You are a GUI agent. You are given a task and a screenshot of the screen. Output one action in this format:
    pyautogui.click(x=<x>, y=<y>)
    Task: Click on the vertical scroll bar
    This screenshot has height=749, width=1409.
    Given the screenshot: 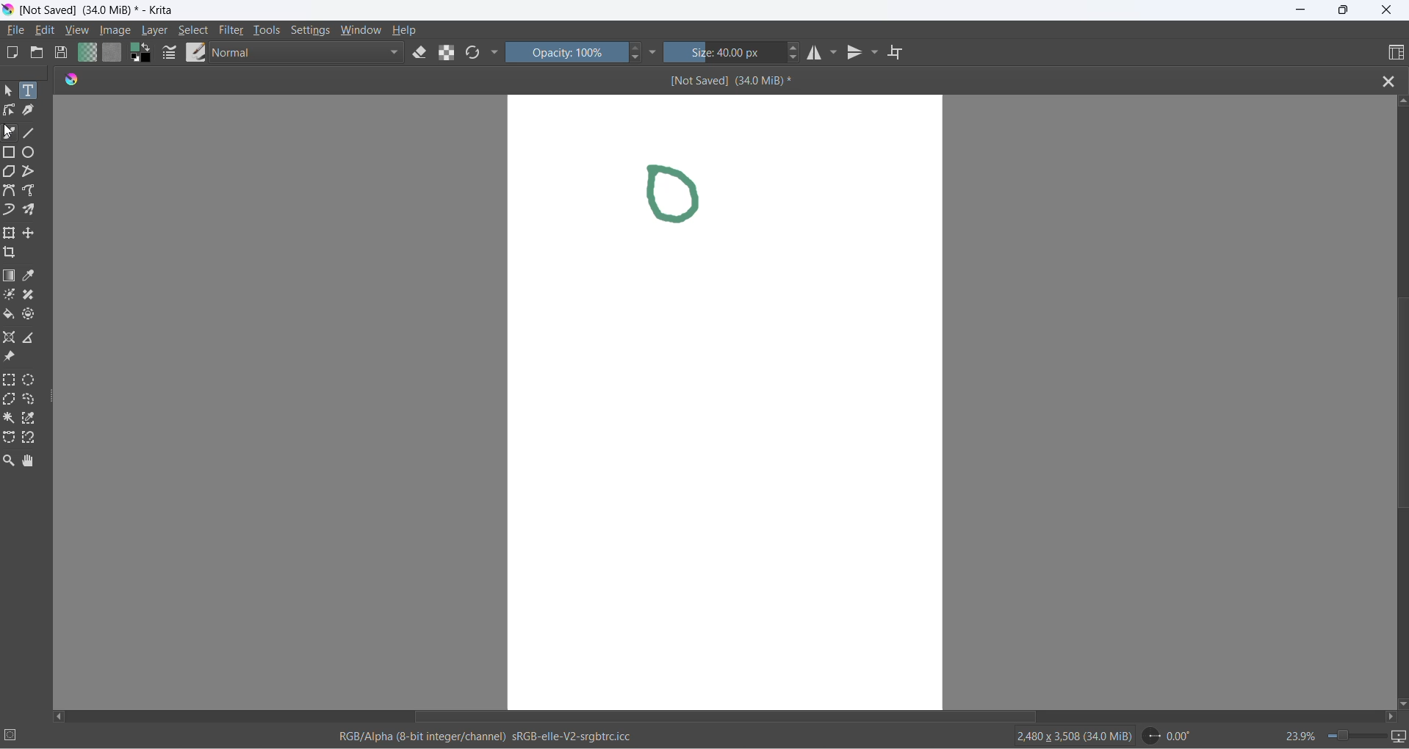 What is the action you would take?
    pyautogui.click(x=1397, y=416)
    